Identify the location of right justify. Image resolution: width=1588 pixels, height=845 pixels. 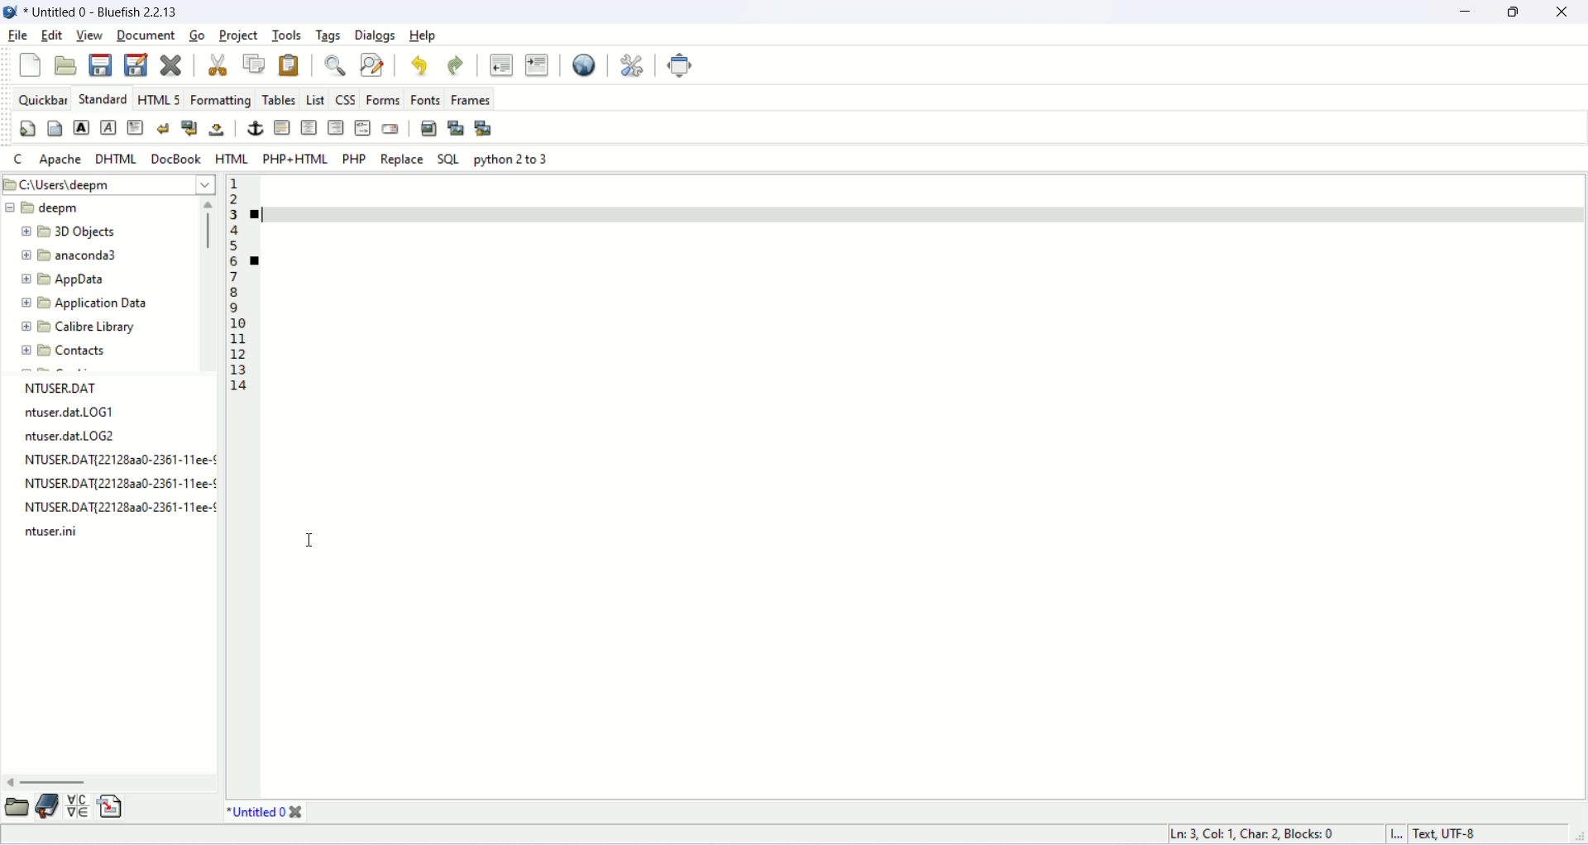
(336, 128).